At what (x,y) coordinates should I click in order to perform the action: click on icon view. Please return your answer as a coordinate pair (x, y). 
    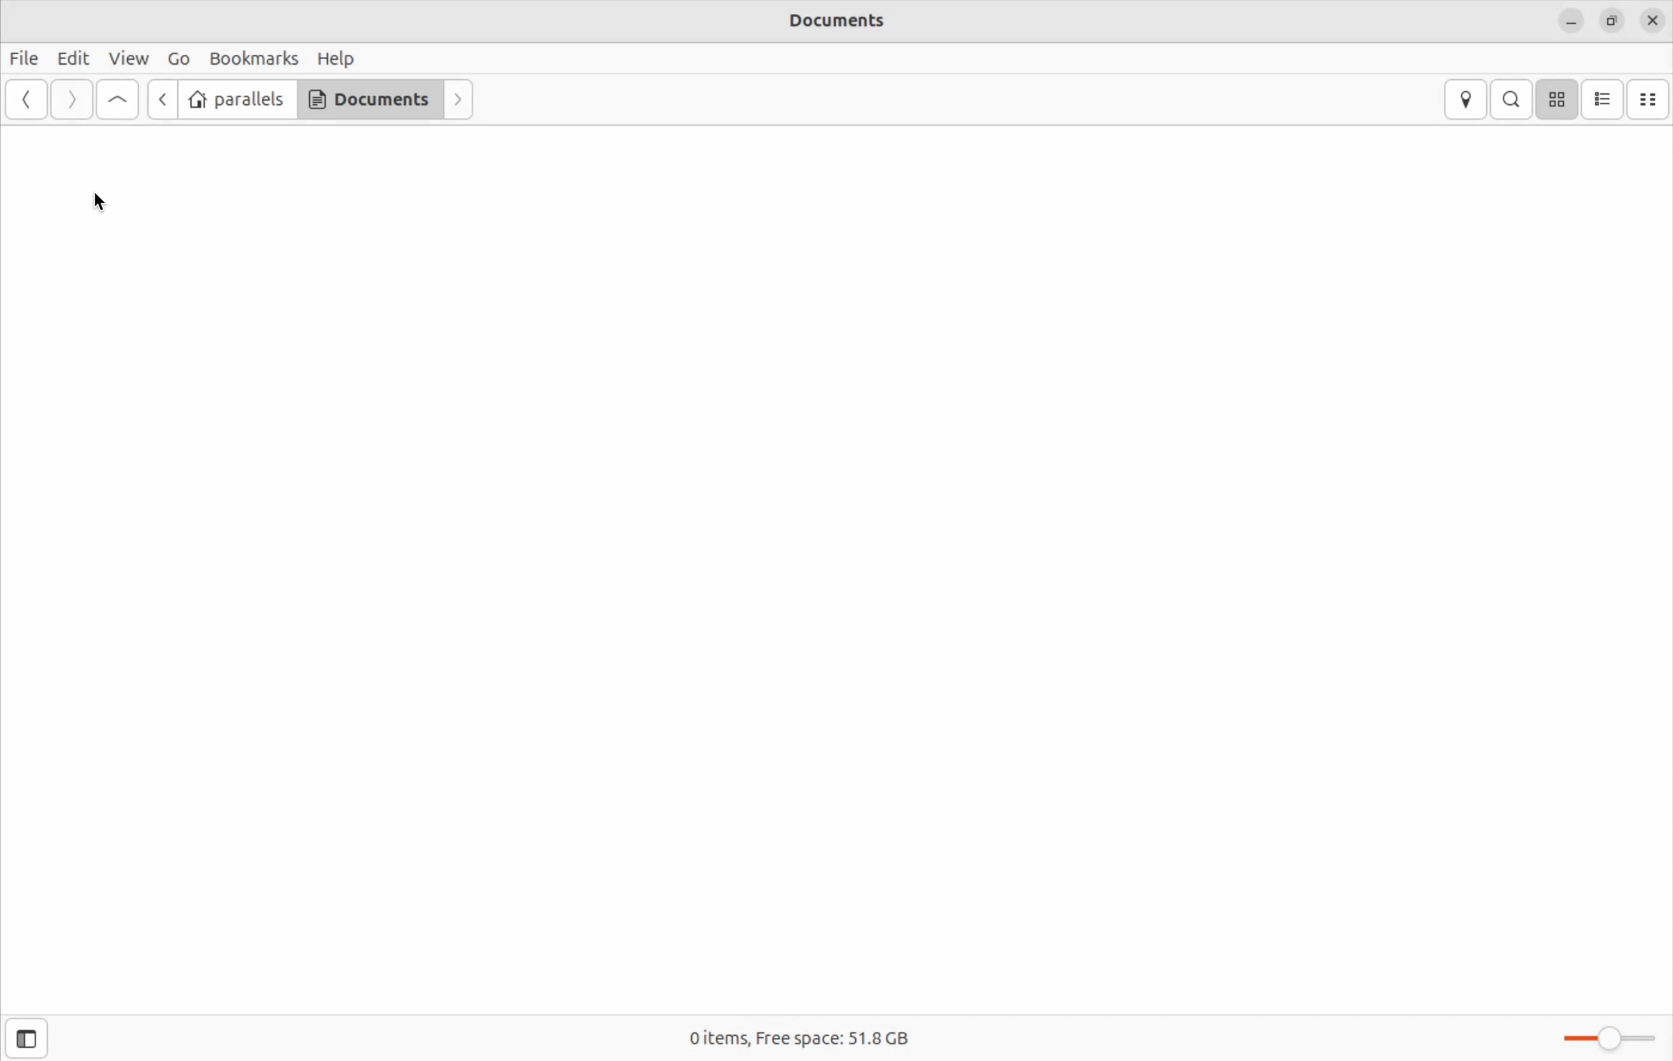
    Looking at the image, I should click on (1559, 99).